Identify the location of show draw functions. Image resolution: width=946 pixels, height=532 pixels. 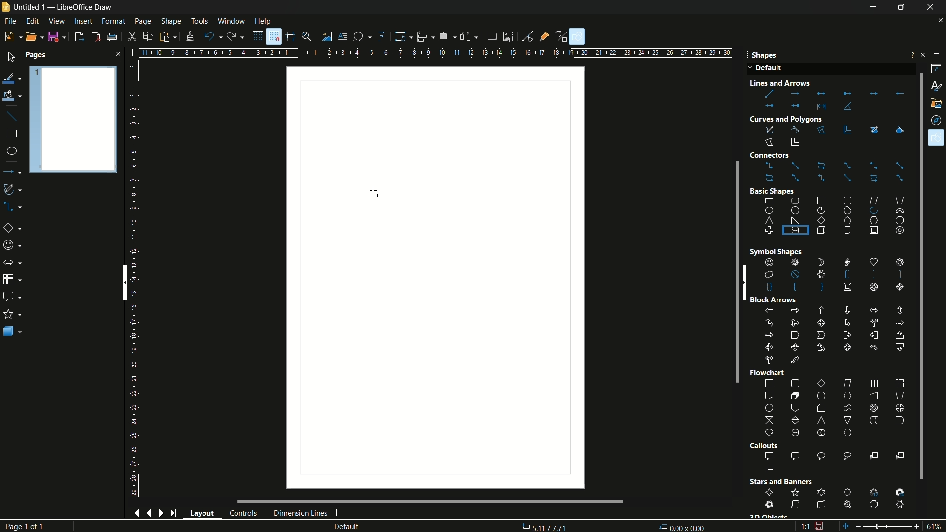
(576, 36).